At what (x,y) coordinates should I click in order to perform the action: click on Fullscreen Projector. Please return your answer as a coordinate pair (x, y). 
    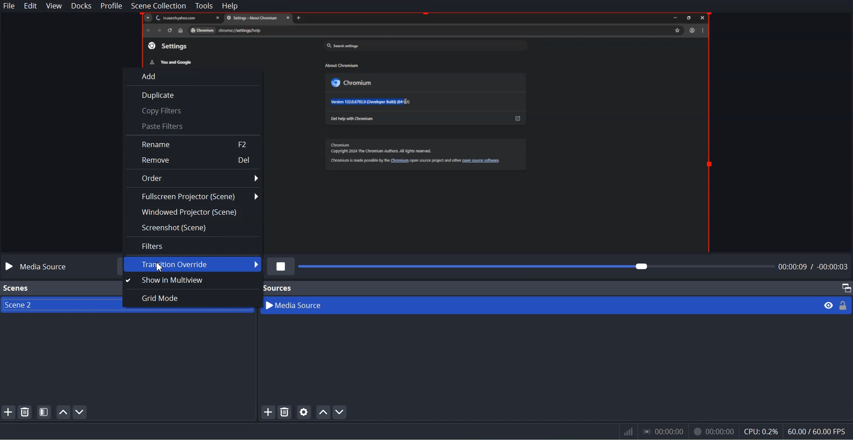
    Looking at the image, I should click on (193, 196).